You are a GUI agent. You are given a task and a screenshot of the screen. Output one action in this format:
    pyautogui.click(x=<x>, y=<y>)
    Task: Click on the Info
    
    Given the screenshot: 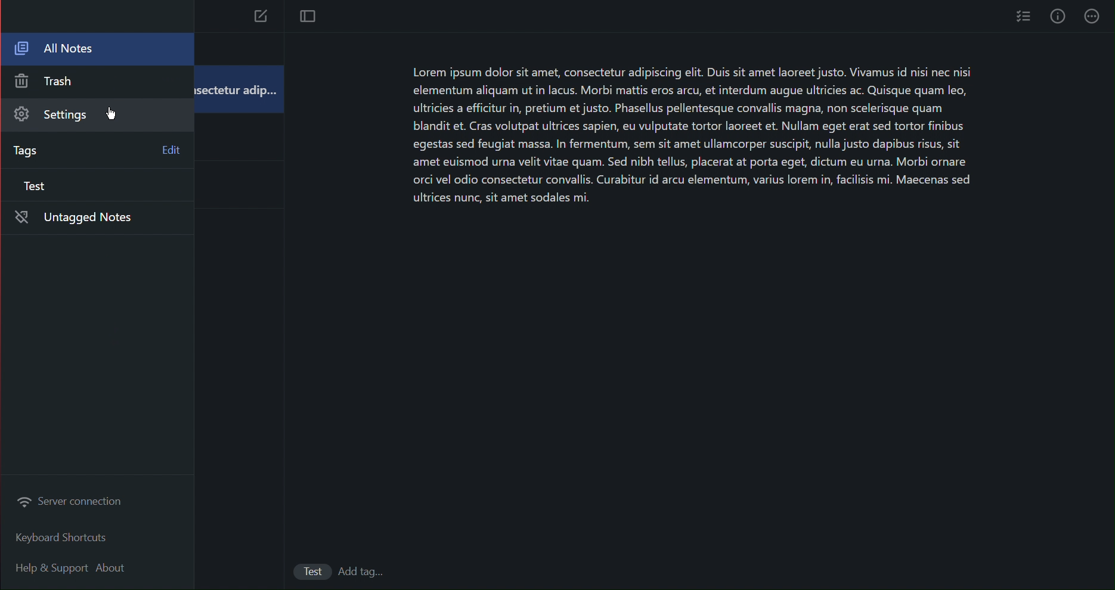 What is the action you would take?
    pyautogui.click(x=1058, y=17)
    